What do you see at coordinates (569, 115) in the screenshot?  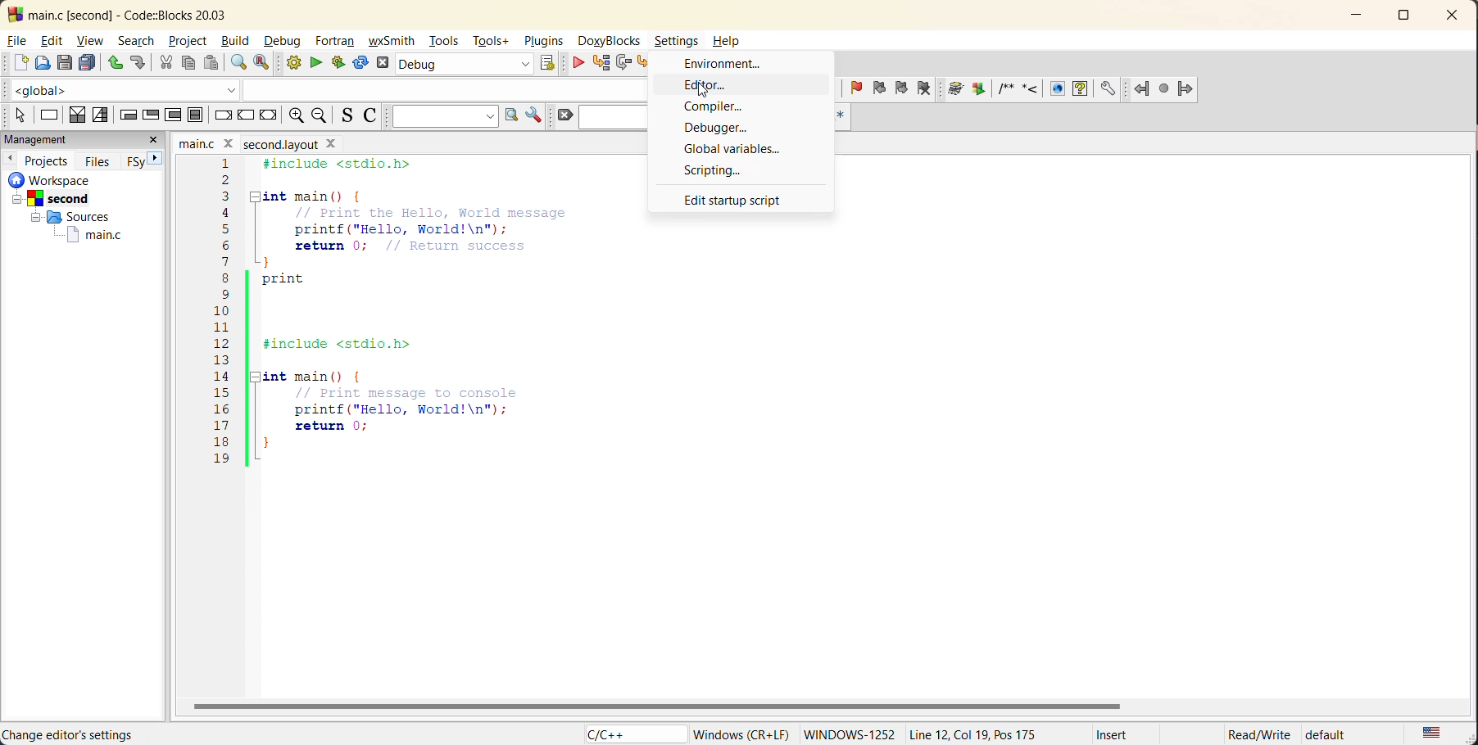 I see `clear` at bounding box center [569, 115].